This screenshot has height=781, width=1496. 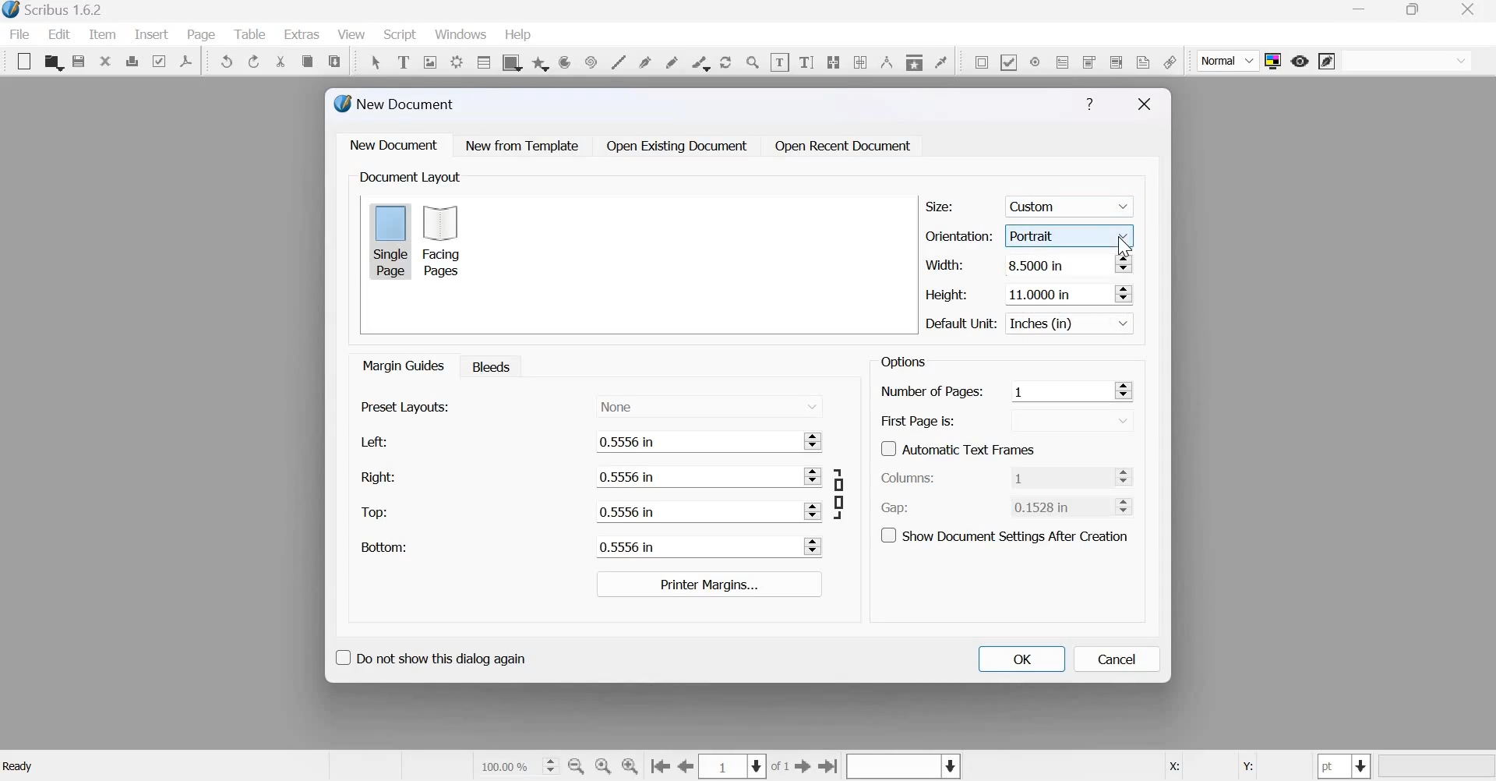 What do you see at coordinates (1051, 419) in the screenshot?
I see `down` at bounding box center [1051, 419].